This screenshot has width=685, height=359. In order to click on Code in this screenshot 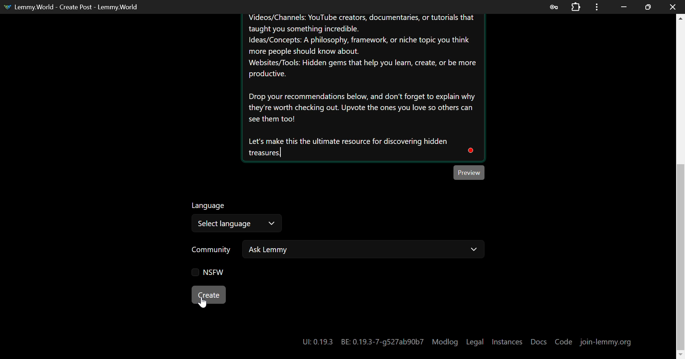, I will do `click(564, 342)`.